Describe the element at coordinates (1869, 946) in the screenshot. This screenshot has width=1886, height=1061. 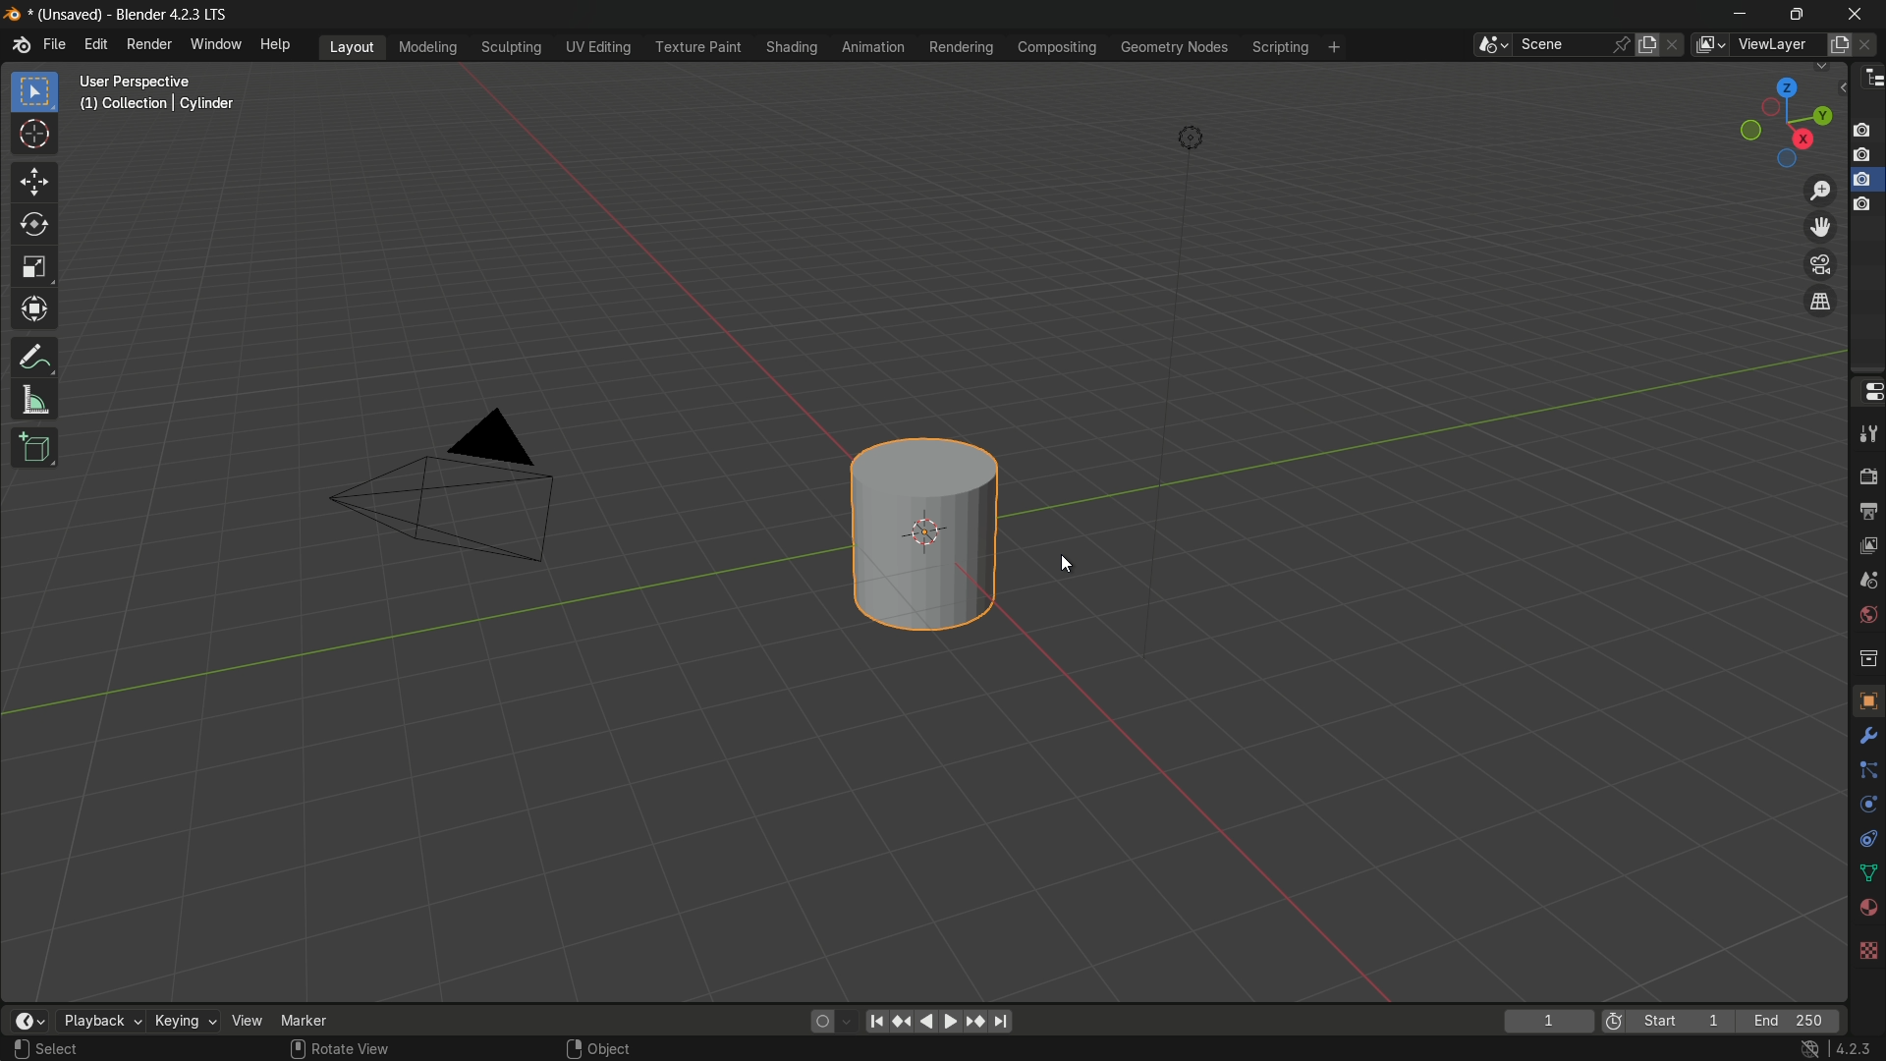
I see `textures` at that location.